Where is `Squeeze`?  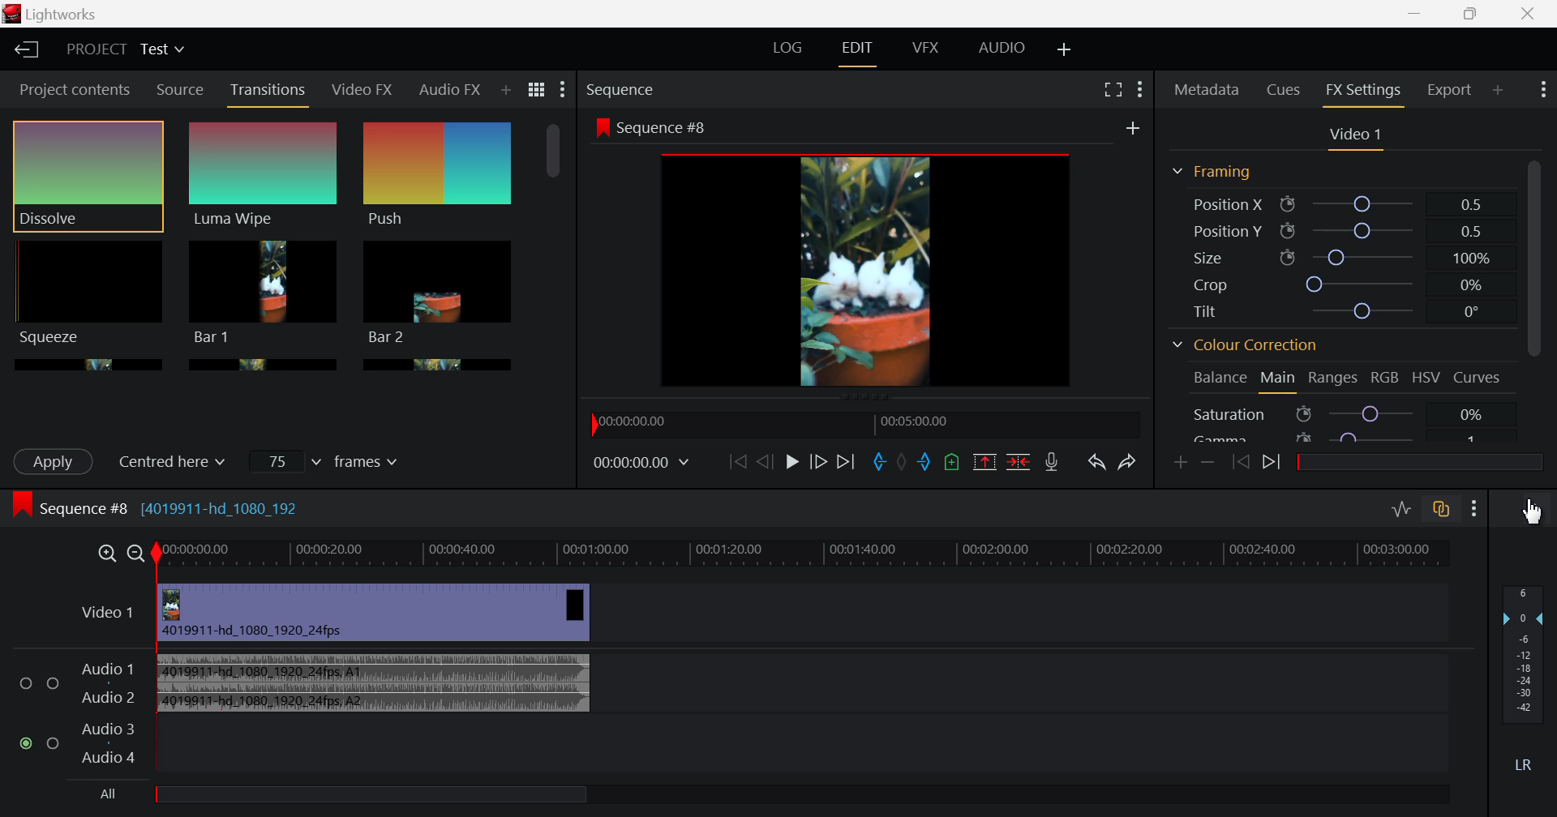
Squeeze is located at coordinates (87, 293).